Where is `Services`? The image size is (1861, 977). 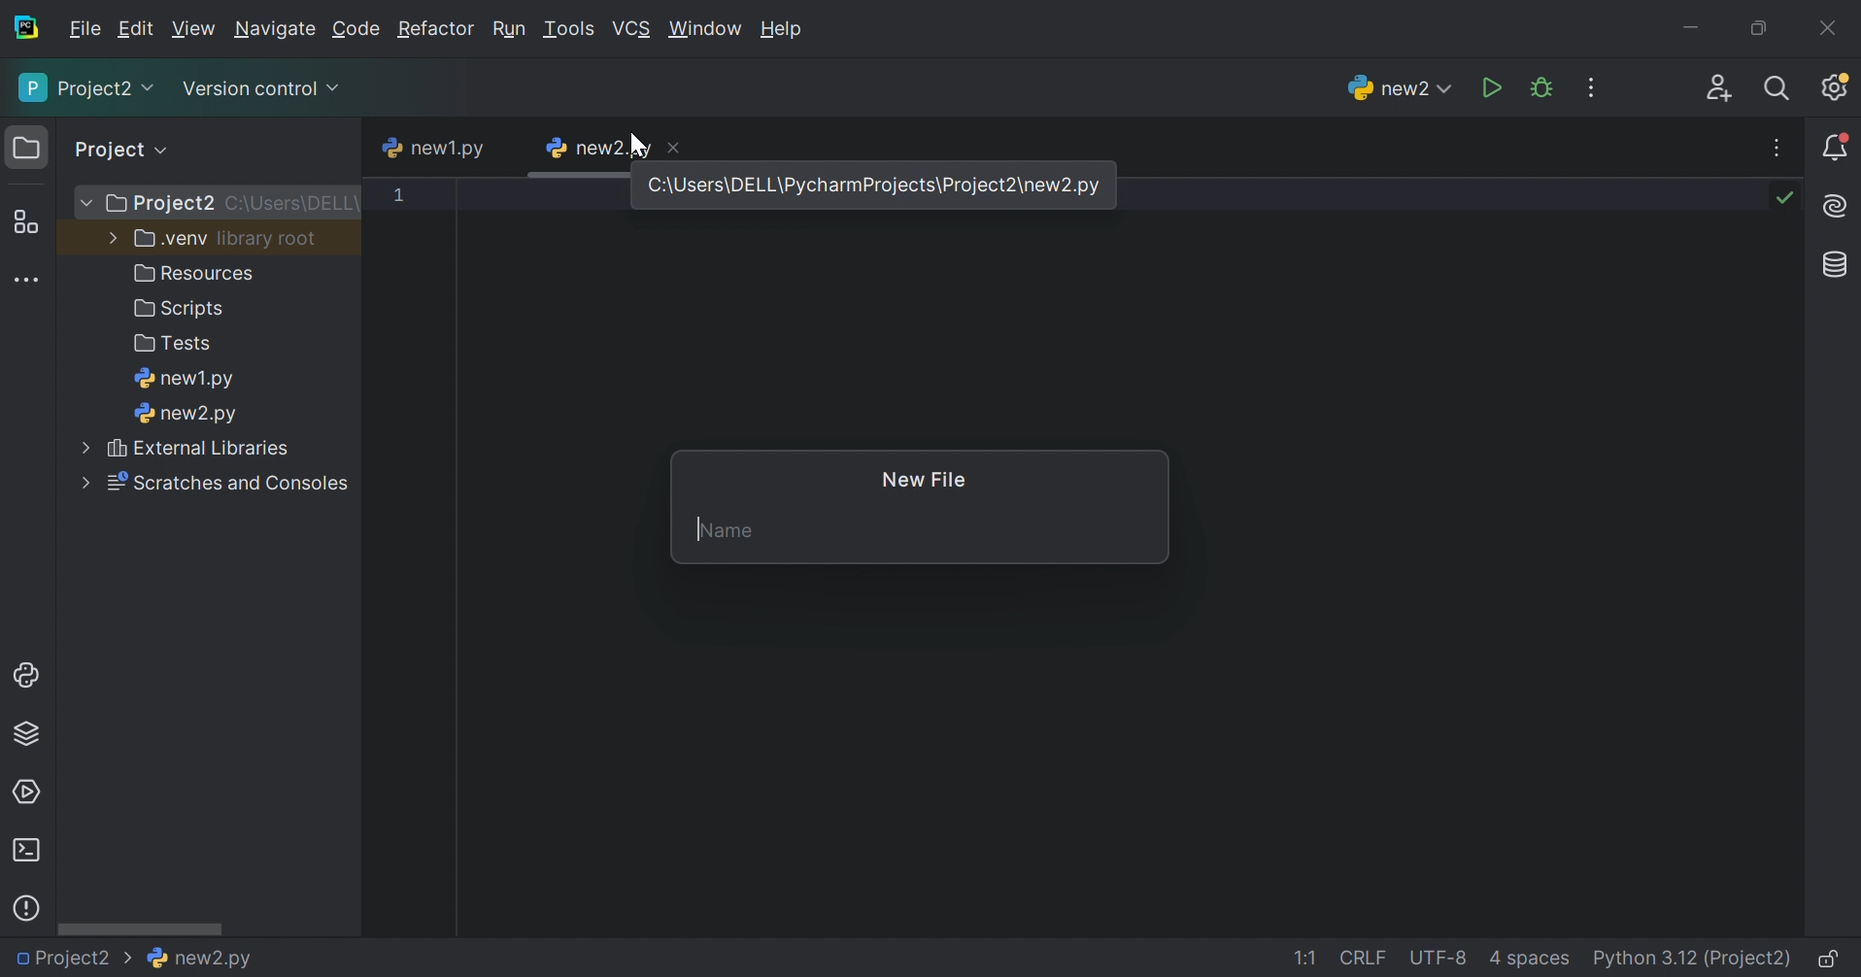 Services is located at coordinates (28, 791).